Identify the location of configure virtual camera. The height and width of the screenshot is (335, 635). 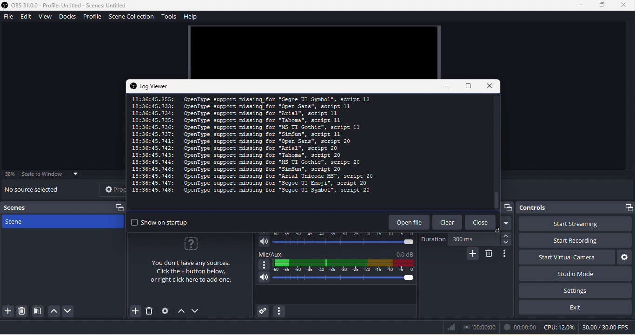
(625, 258).